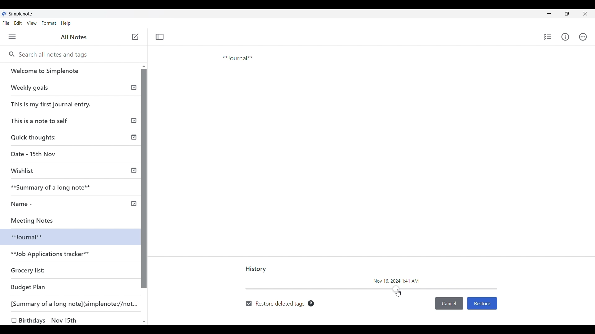 This screenshot has width=595, height=334. What do you see at coordinates (77, 55) in the screenshot?
I see `Search all notes and tags` at bounding box center [77, 55].